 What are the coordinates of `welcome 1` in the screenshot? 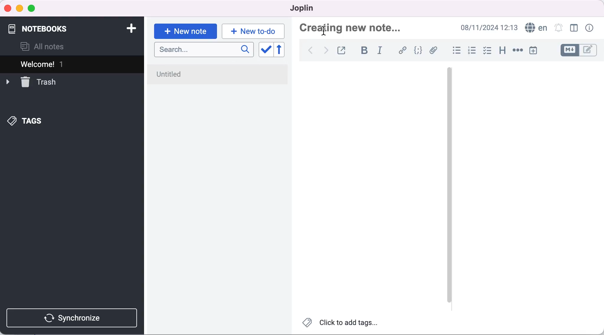 It's located at (73, 63).